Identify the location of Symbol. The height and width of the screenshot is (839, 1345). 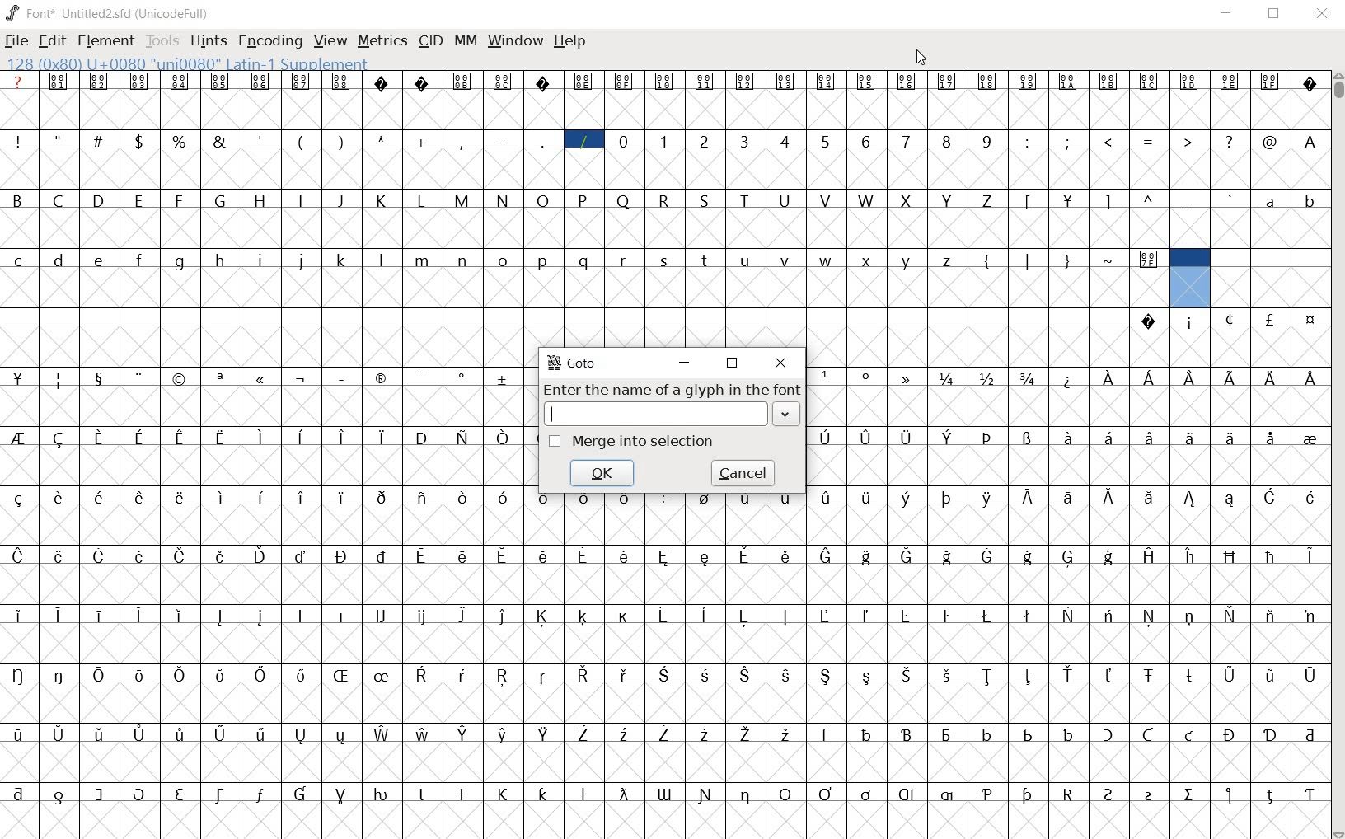
(622, 793).